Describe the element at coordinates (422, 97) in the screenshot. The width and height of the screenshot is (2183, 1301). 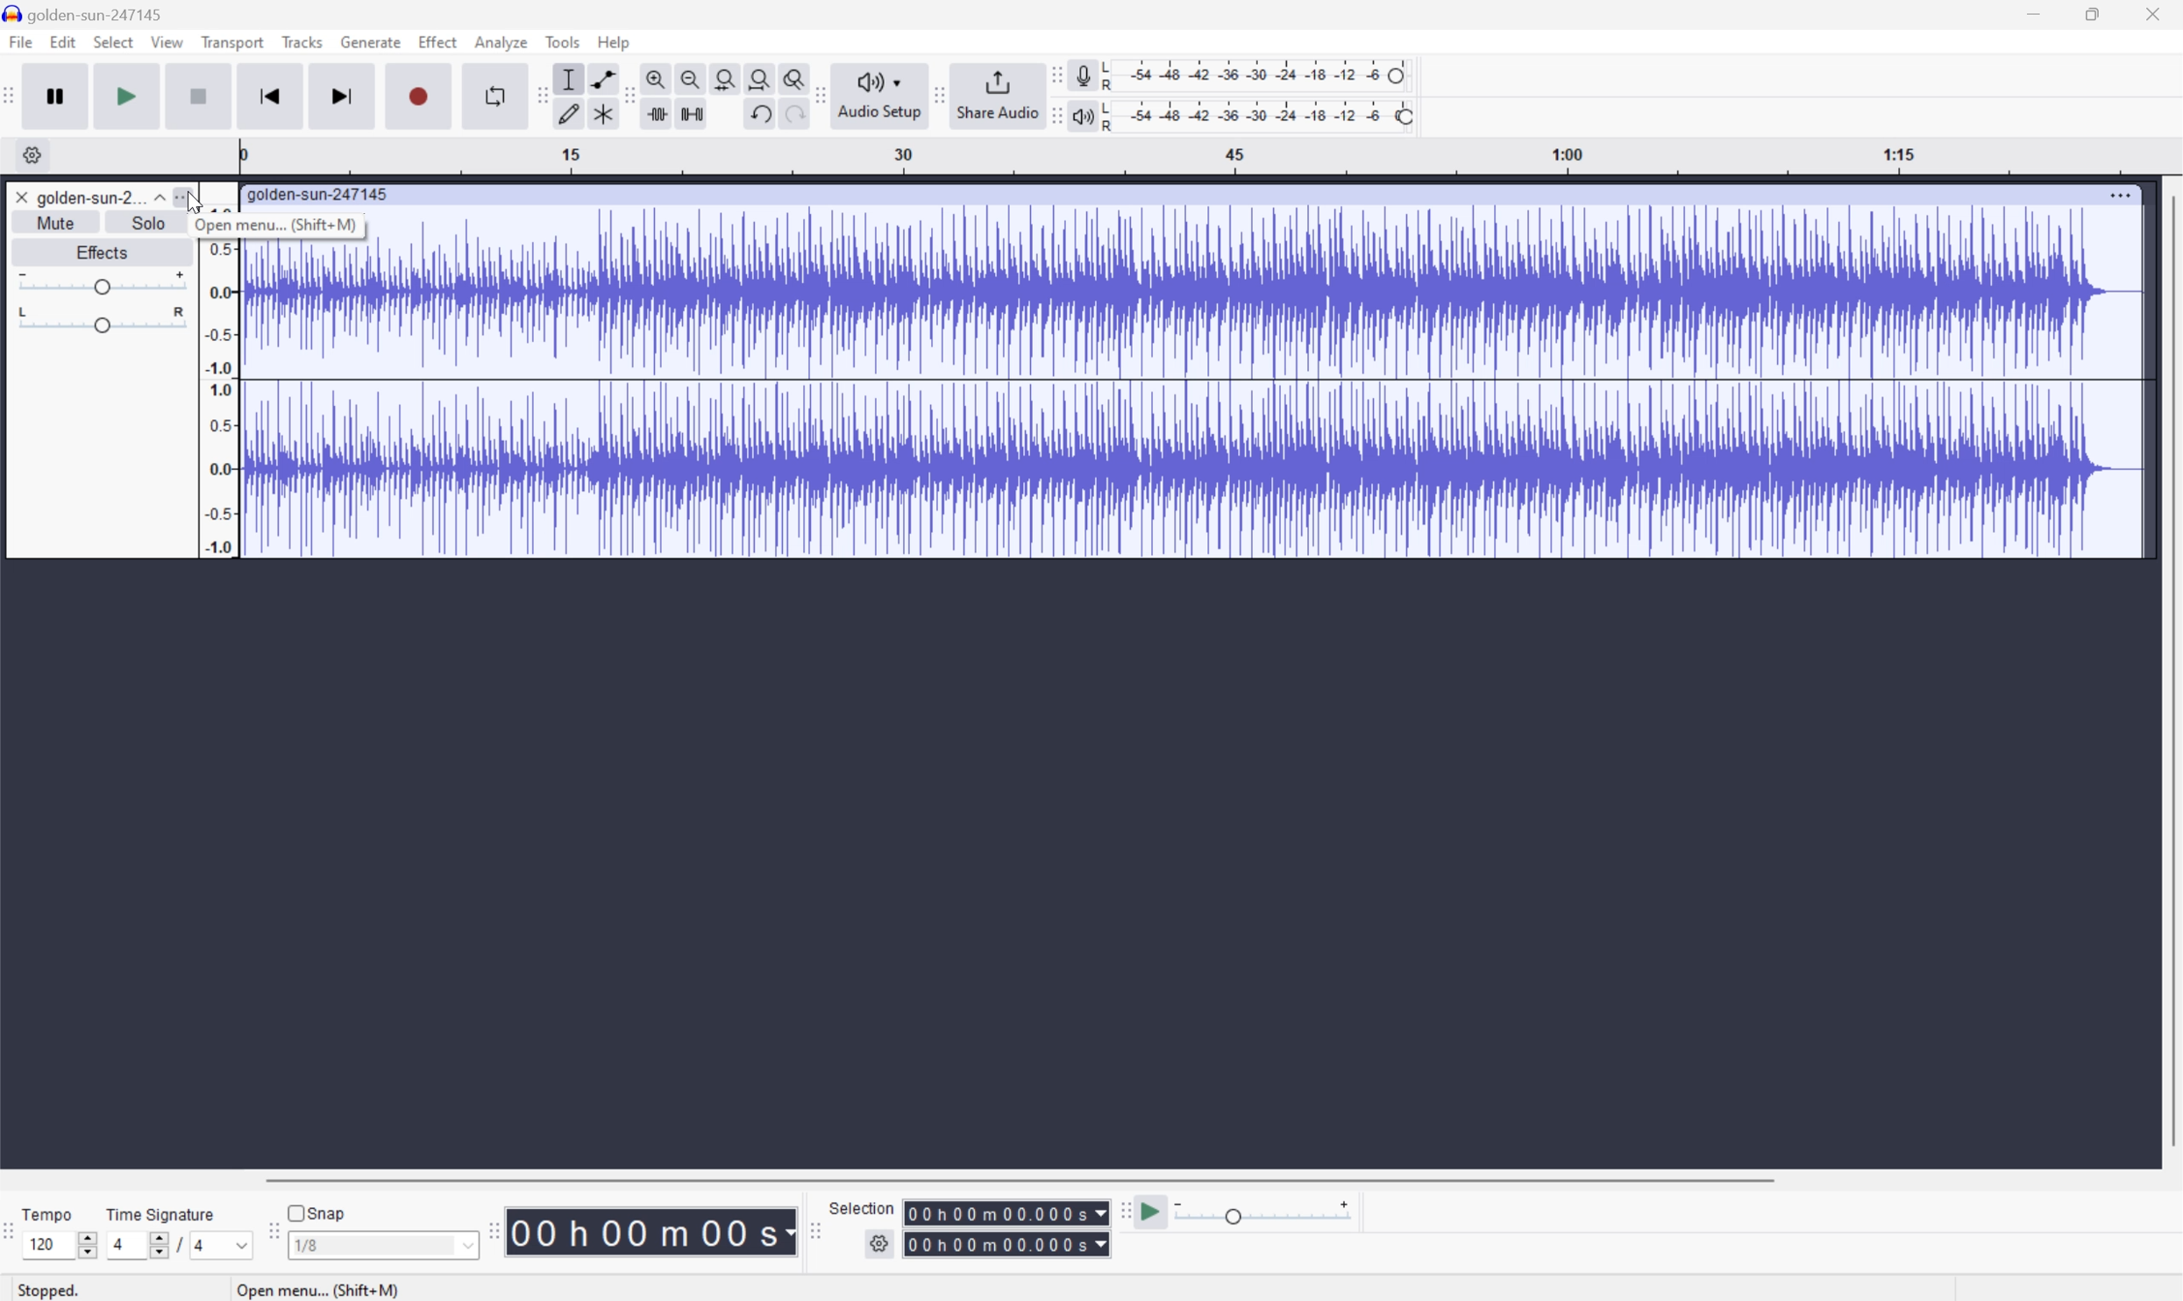
I see `Record / Record new track` at that location.